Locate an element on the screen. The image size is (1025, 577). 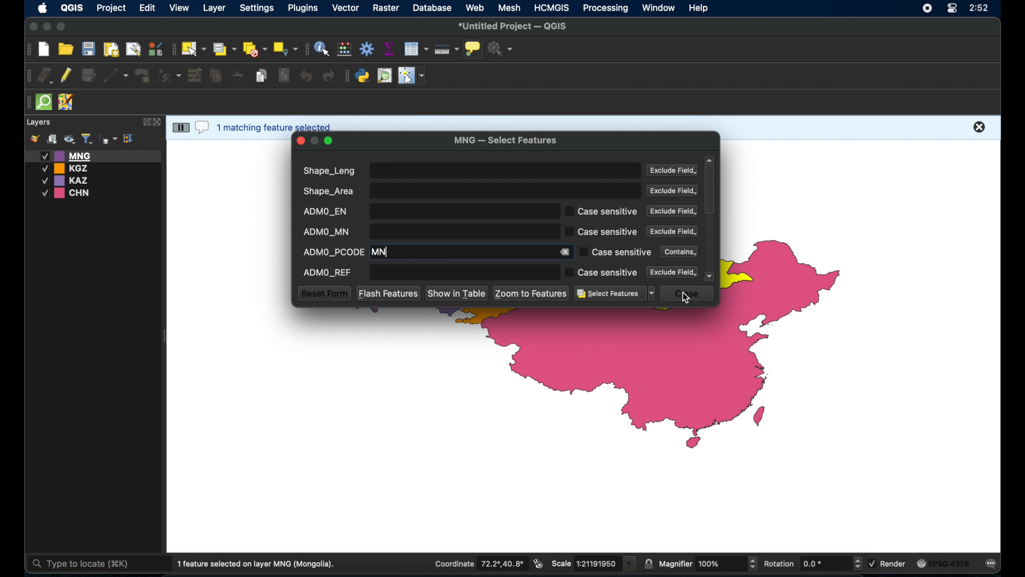
delete selected is located at coordinates (283, 75).